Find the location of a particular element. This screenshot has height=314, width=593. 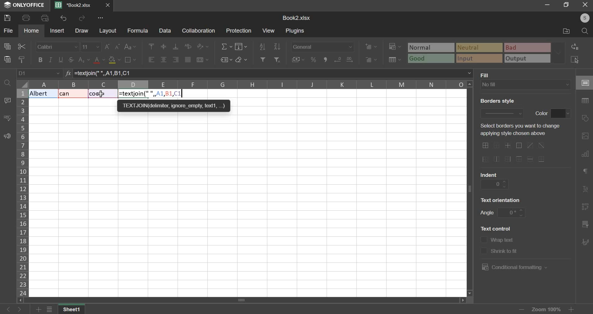

change case is located at coordinates (130, 47).